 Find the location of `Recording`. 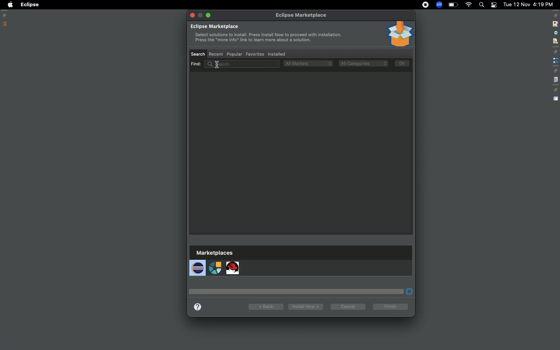

Recording is located at coordinates (425, 5).